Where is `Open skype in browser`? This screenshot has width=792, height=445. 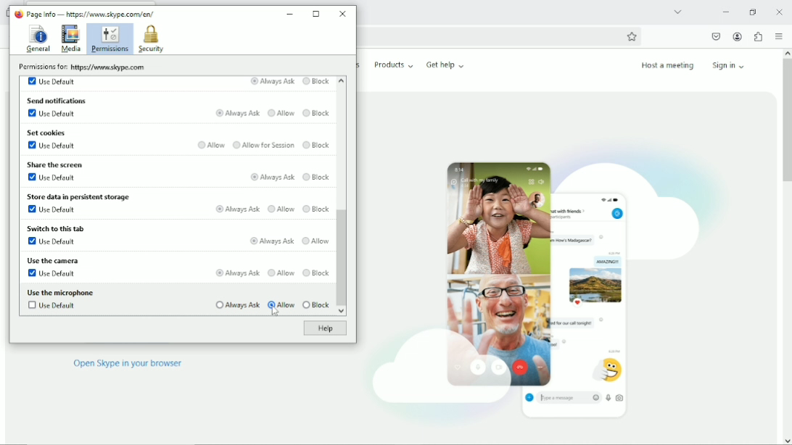 Open skype in browser is located at coordinates (128, 364).